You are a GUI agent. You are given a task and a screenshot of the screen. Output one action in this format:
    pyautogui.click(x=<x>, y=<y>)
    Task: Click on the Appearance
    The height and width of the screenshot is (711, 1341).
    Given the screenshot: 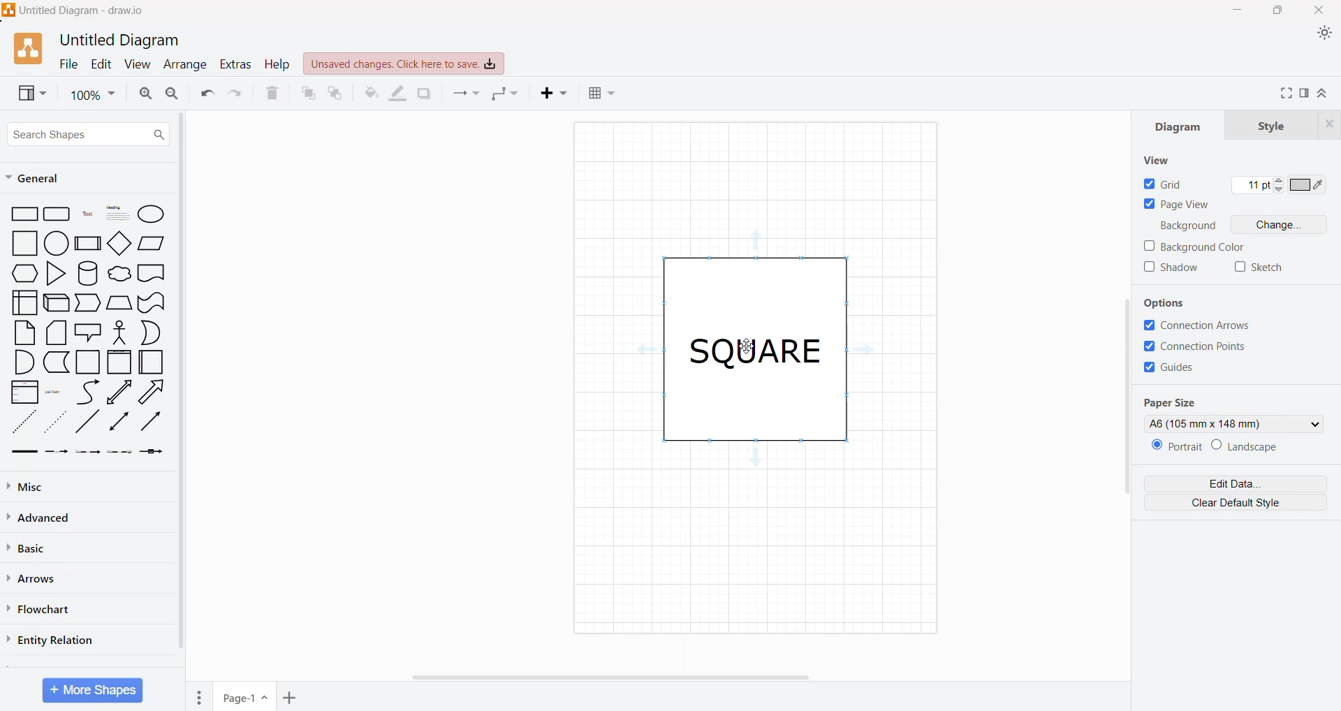 What is the action you would take?
    pyautogui.click(x=1324, y=34)
    